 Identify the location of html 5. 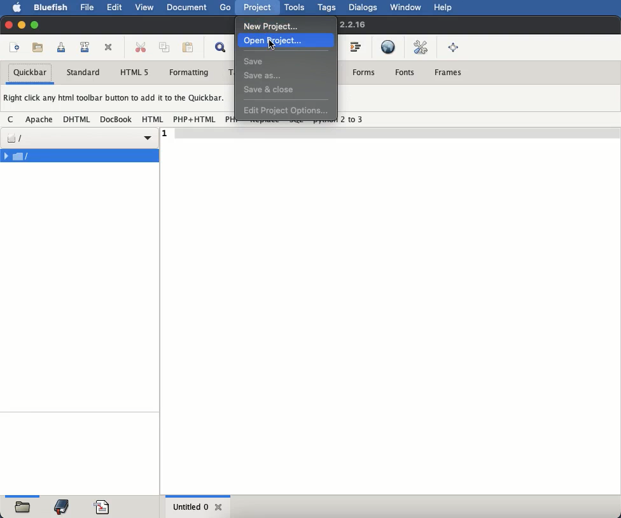
(134, 72).